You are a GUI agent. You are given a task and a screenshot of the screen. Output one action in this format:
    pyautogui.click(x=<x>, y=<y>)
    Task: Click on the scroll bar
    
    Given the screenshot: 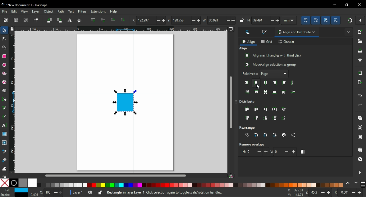 What is the action you would take?
    pyautogui.click(x=231, y=102)
    